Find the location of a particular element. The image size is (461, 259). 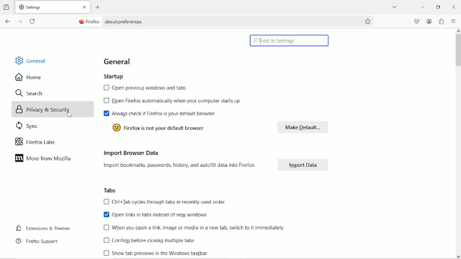

search is located at coordinates (30, 93).